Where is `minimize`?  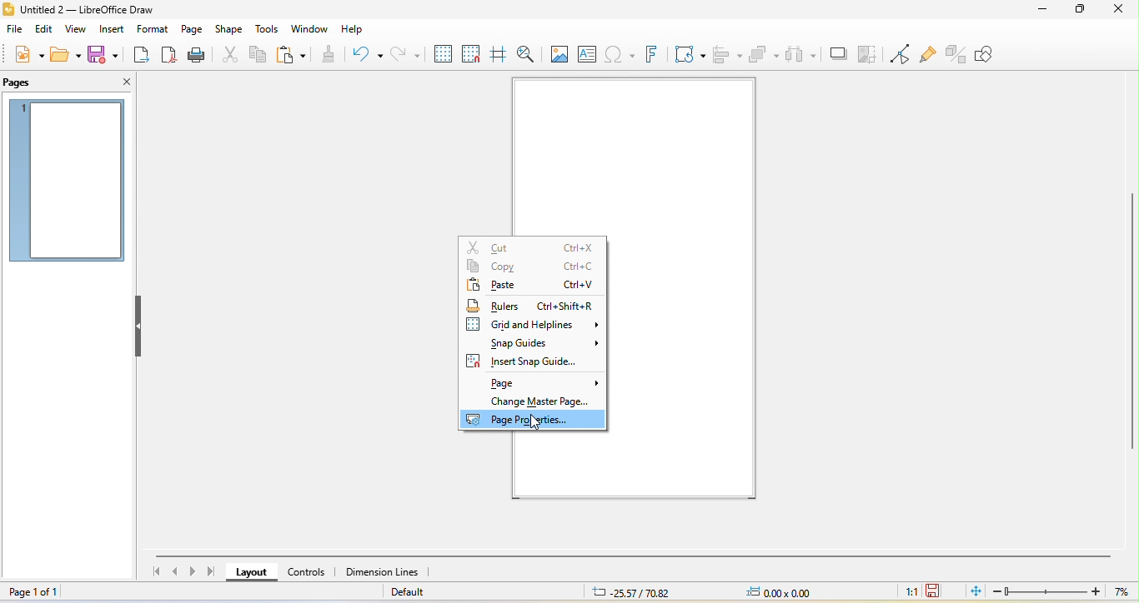 minimize is located at coordinates (1043, 8).